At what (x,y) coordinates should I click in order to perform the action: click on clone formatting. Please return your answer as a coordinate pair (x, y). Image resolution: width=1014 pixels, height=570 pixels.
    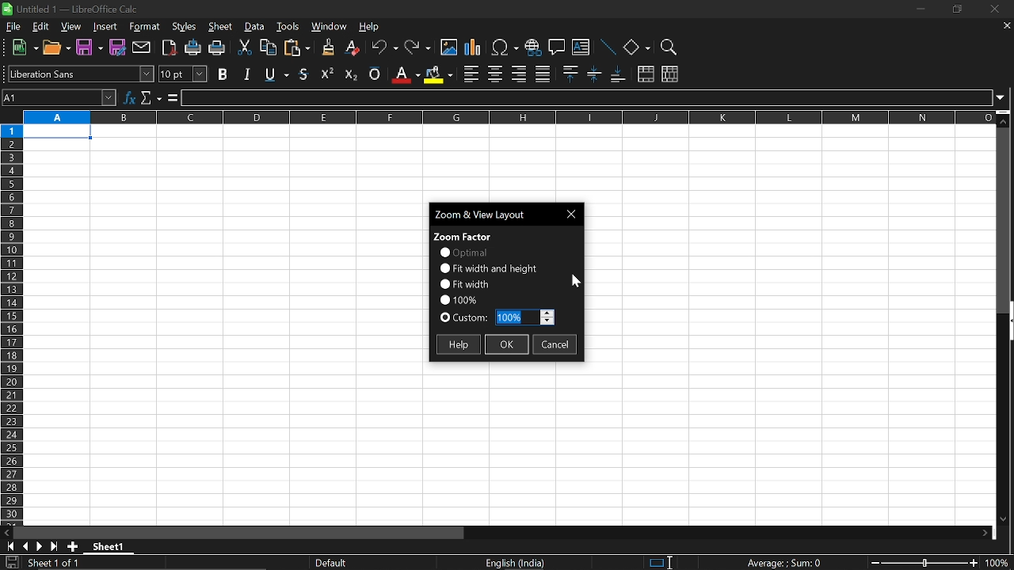
    Looking at the image, I should click on (325, 47).